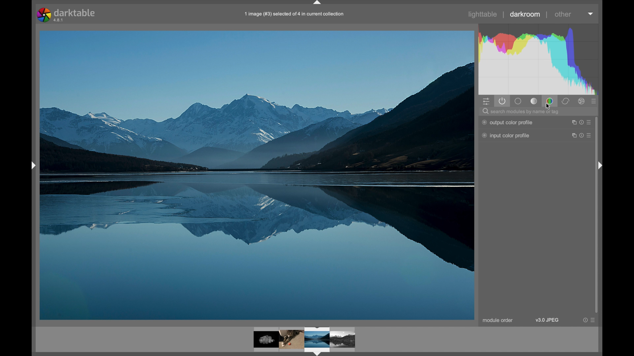 This screenshot has height=356, width=634. Describe the element at coordinates (566, 102) in the screenshot. I see `correct` at that location.